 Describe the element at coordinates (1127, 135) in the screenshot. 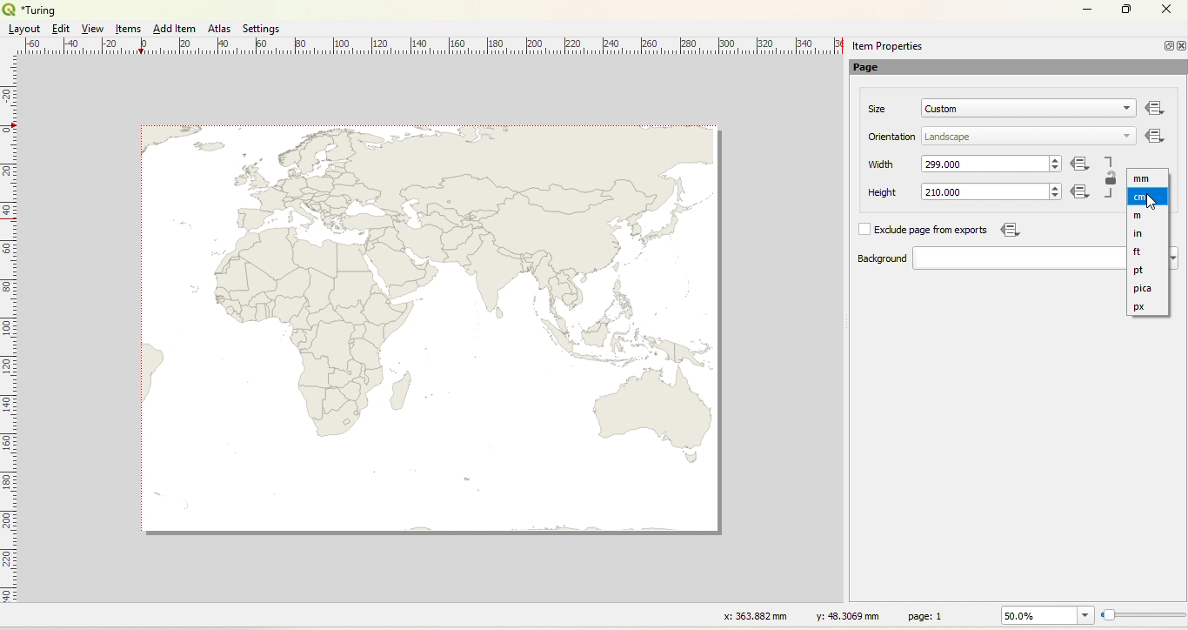

I see `dropdown` at that location.